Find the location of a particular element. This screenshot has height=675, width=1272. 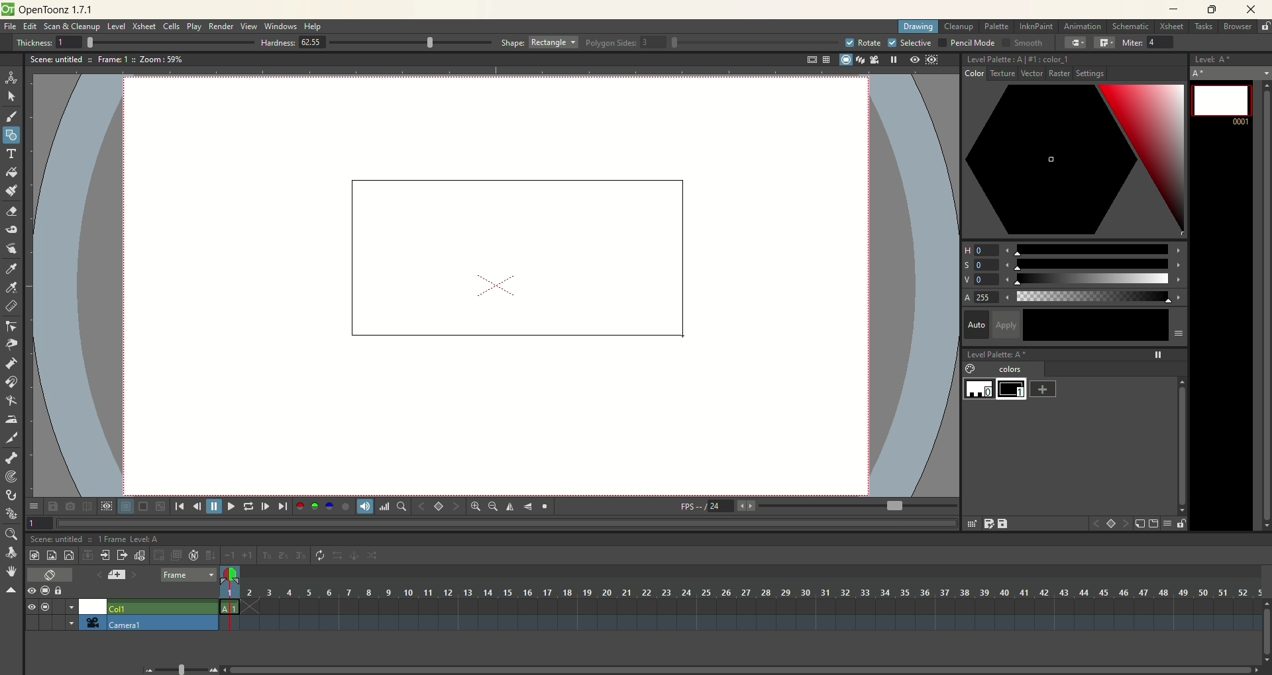

level palette is located at coordinates (1077, 353).